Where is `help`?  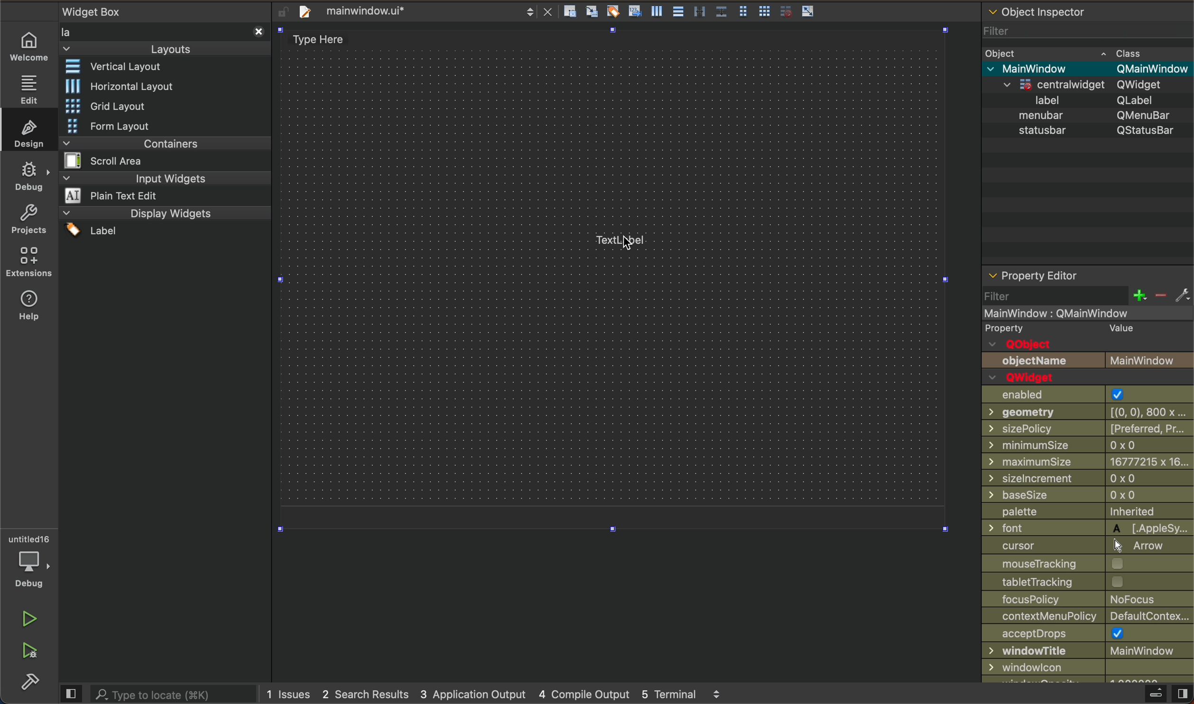
help is located at coordinates (29, 308).